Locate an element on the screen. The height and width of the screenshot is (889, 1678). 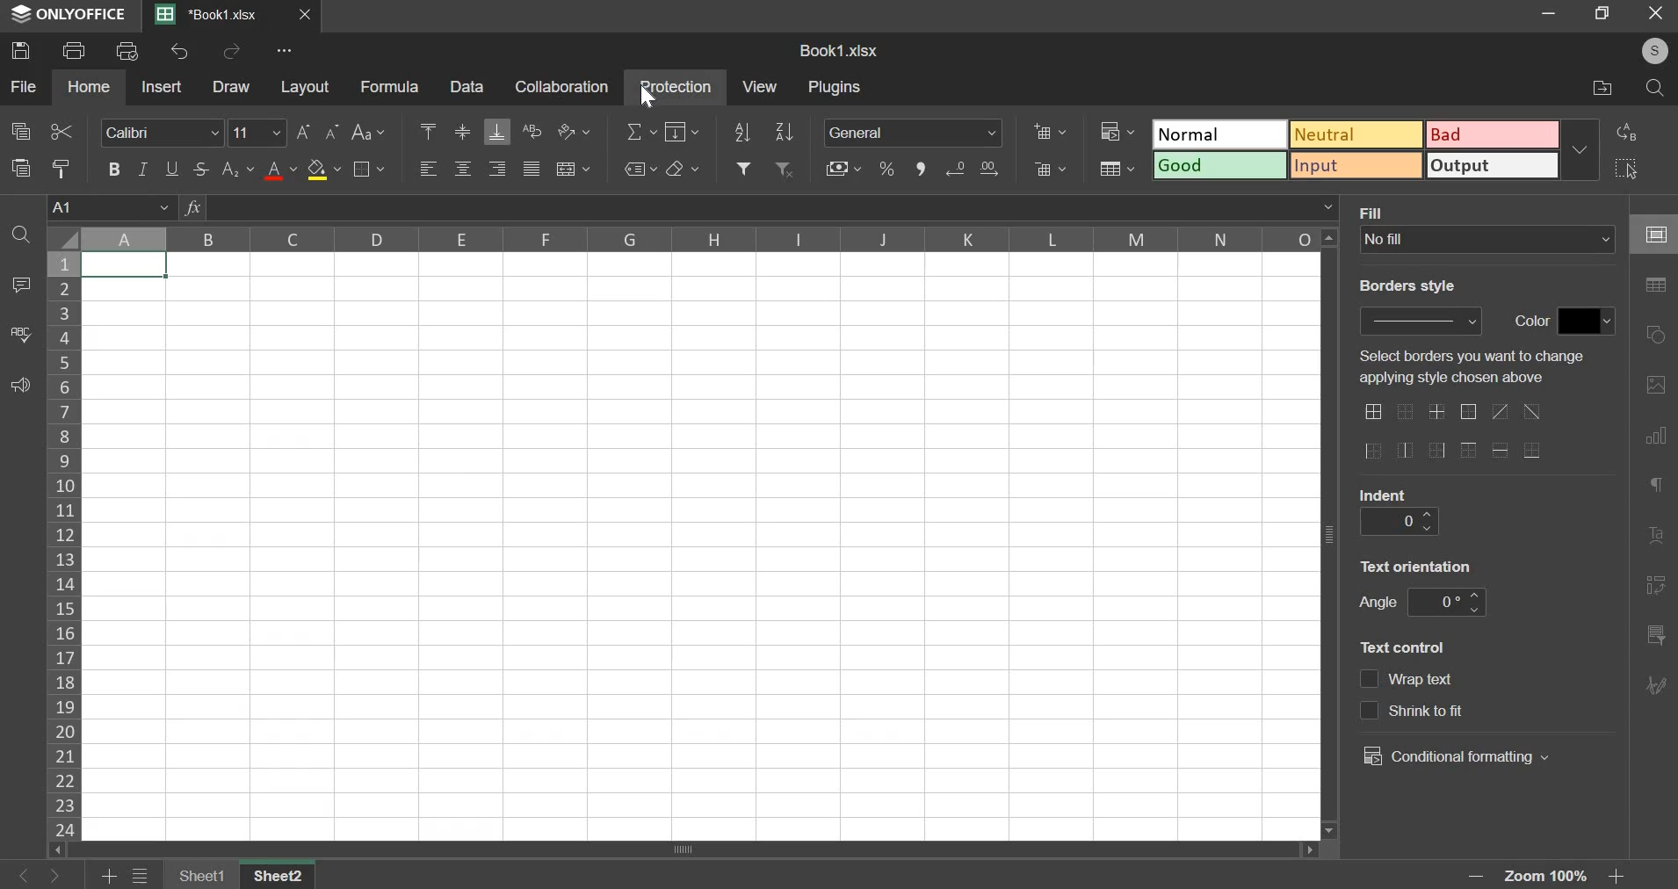
border options is located at coordinates (1435, 452).